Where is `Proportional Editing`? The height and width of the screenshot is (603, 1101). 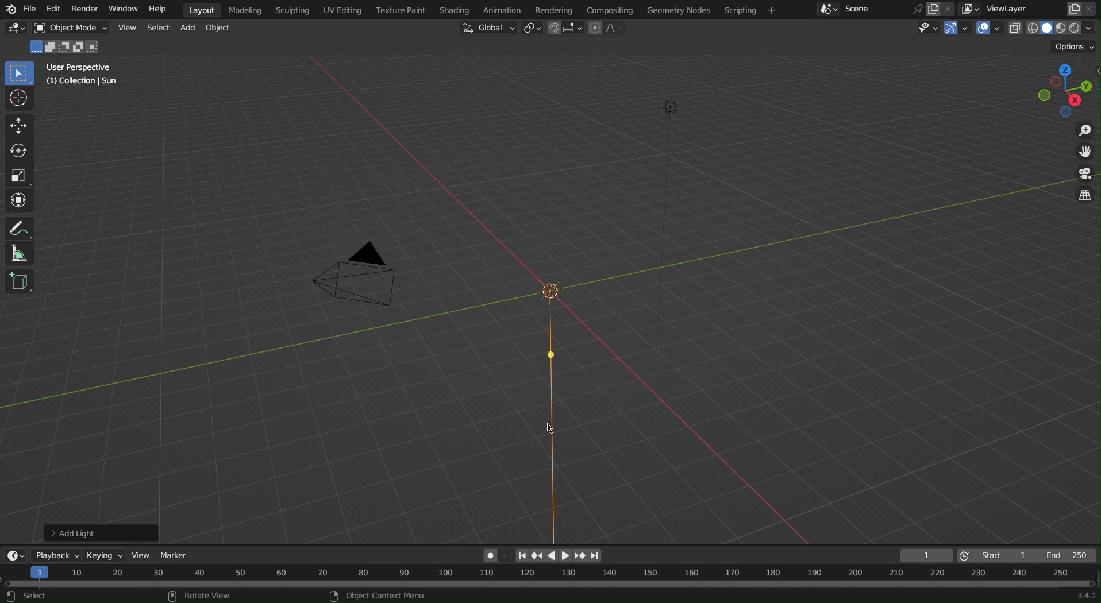
Proportional Editing is located at coordinates (610, 29).